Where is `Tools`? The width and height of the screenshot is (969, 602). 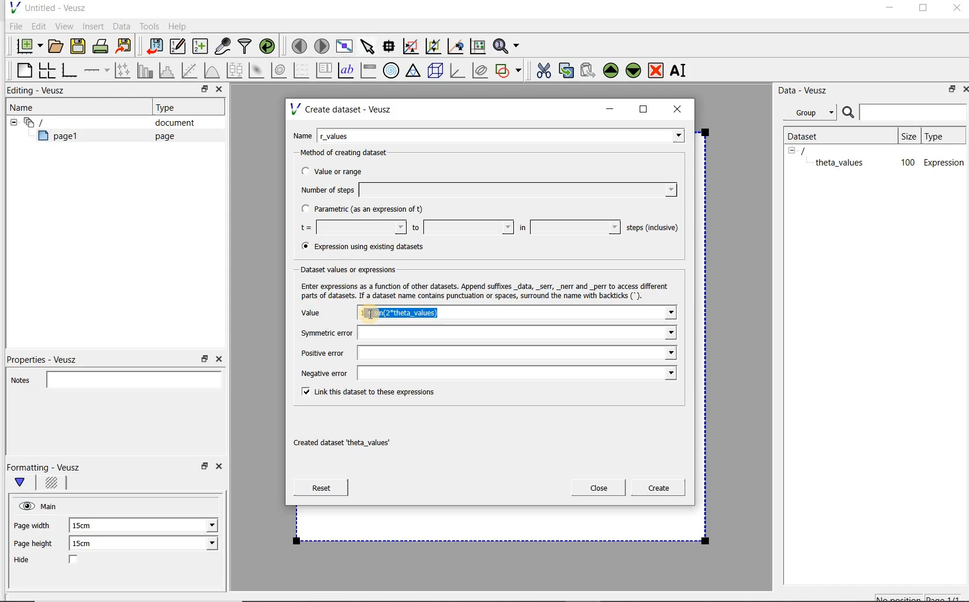 Tools is located at coordinates (148, 27).